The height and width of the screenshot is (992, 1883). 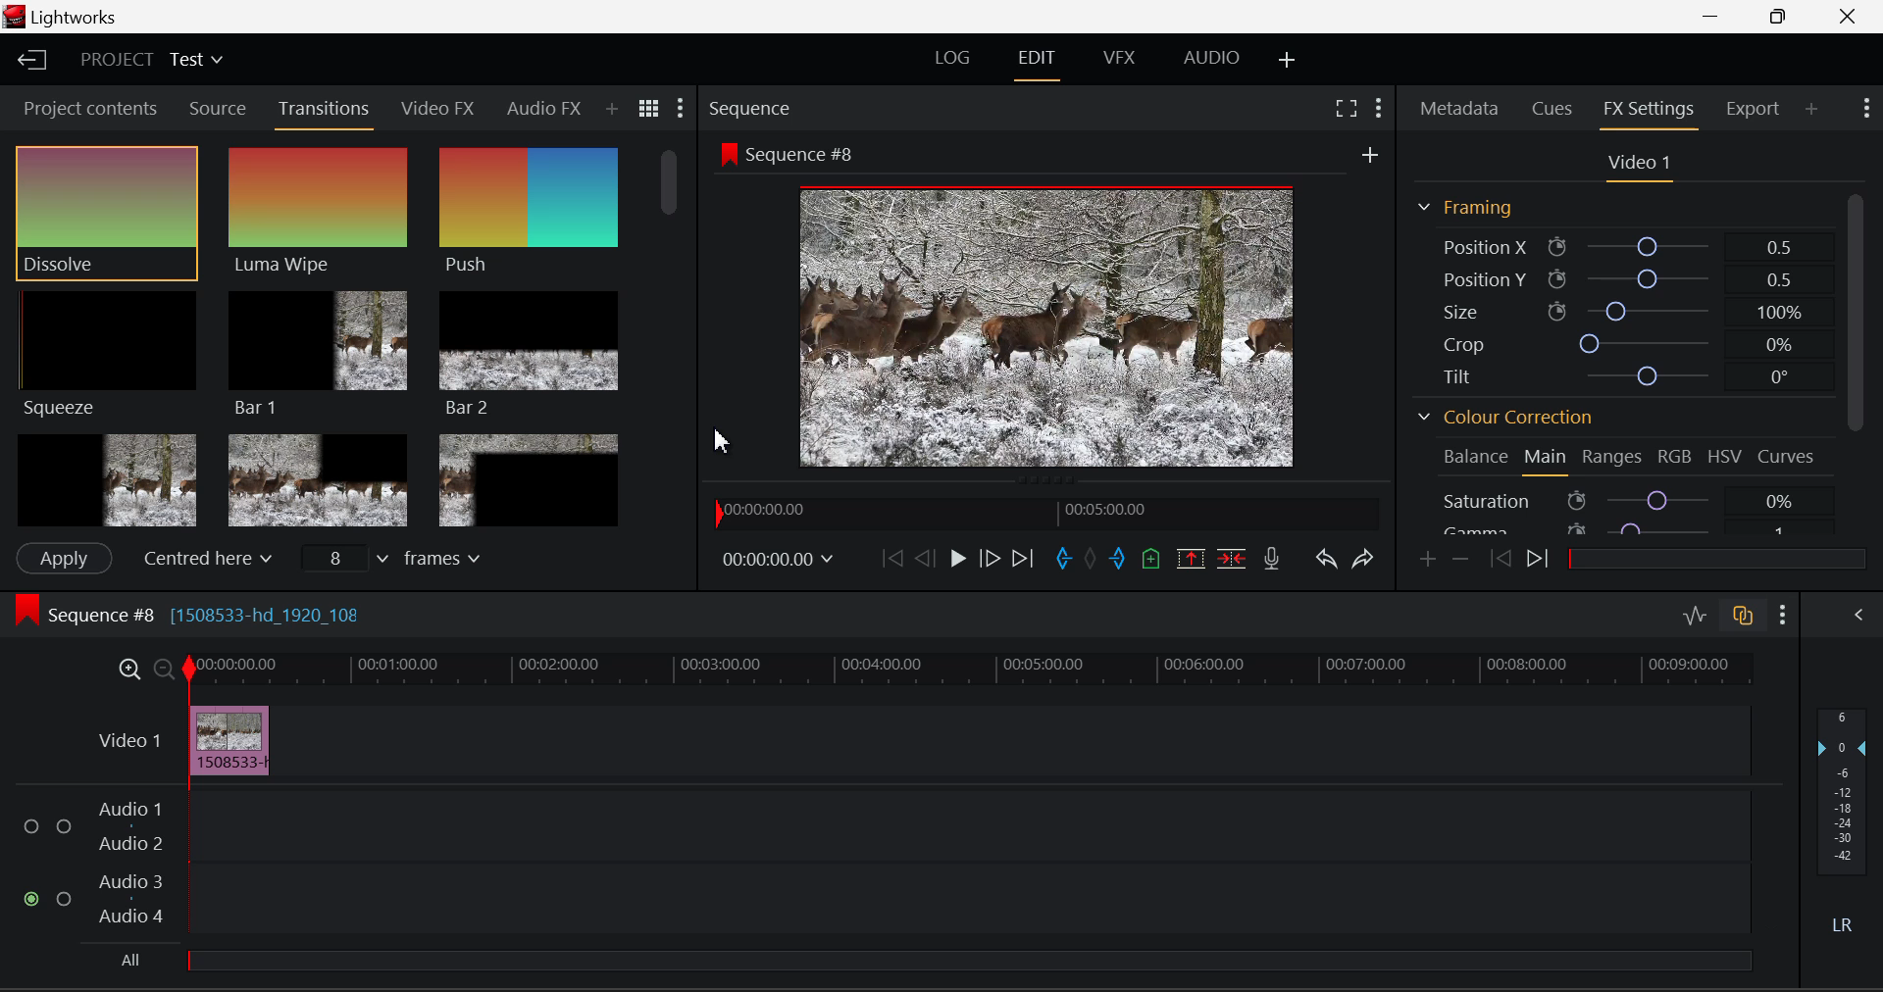 What do you see at coordinates (889, 559) in the screenshot?
I see `To start` at bounding box center [889, 559].